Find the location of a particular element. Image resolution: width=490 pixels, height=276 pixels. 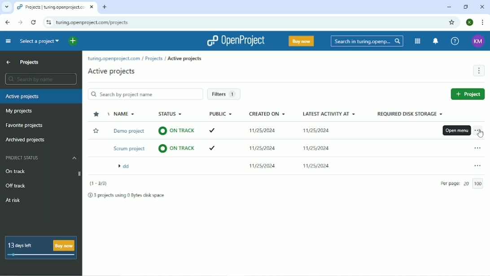

11/25/2024 is located at coordinates (262, 131).